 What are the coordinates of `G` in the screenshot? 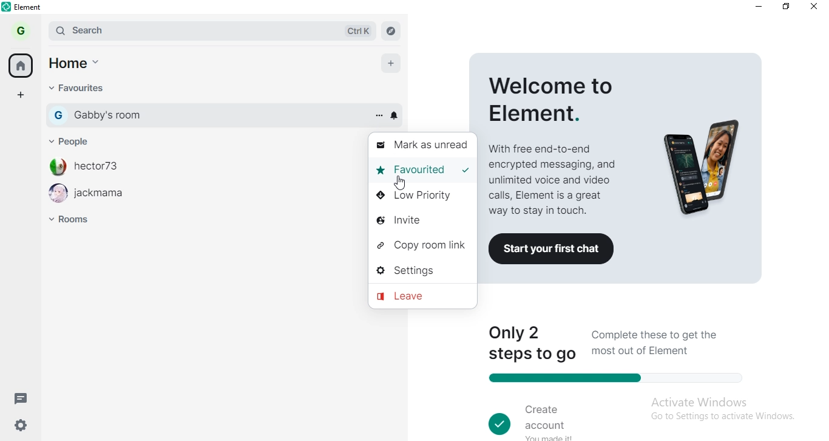 It's located at (58, 114).